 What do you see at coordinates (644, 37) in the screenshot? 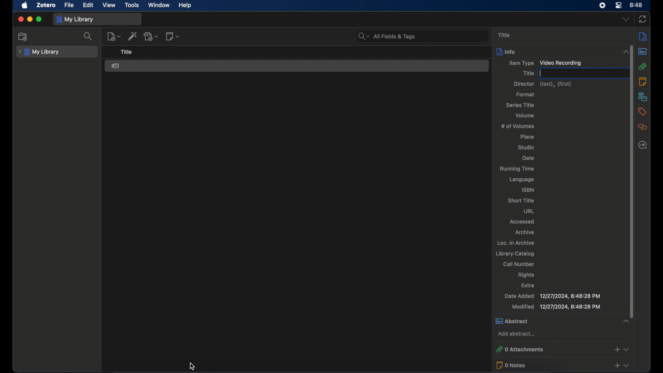
I see `info` at bounding box center [644, 37].